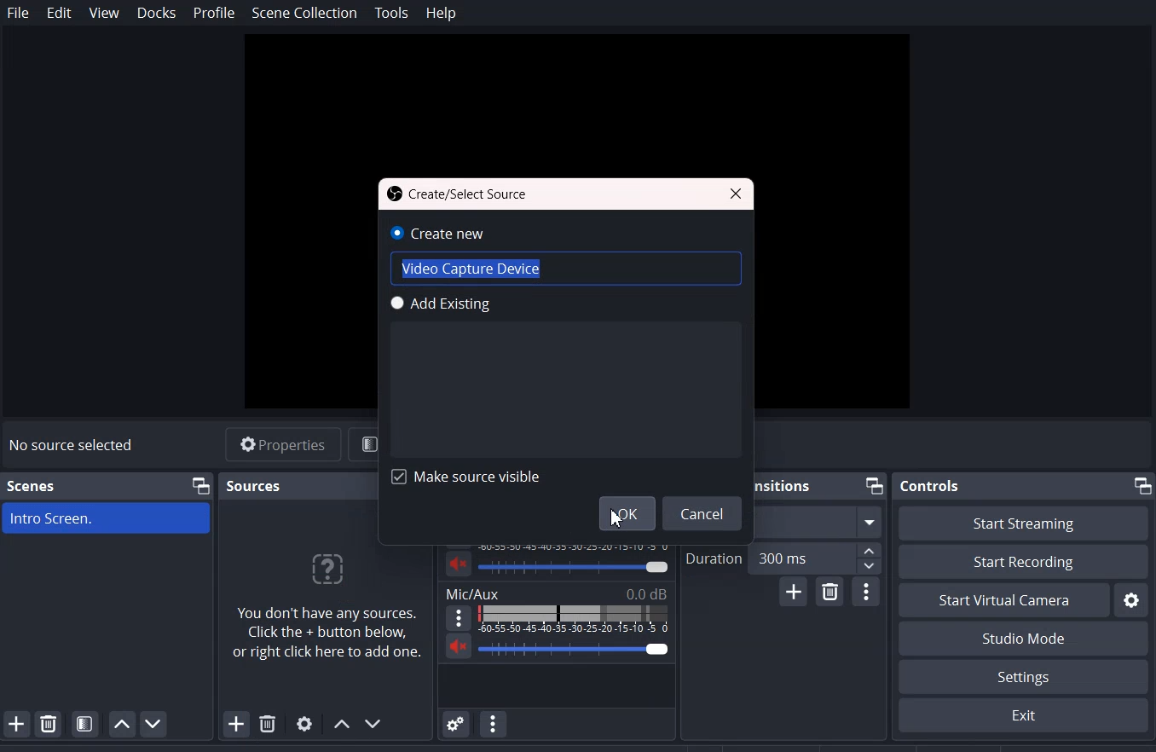  What do you see at coordinates (575, 545) in the screenshot?
I see `Volume Indicator` at bounding box center [575, 545].